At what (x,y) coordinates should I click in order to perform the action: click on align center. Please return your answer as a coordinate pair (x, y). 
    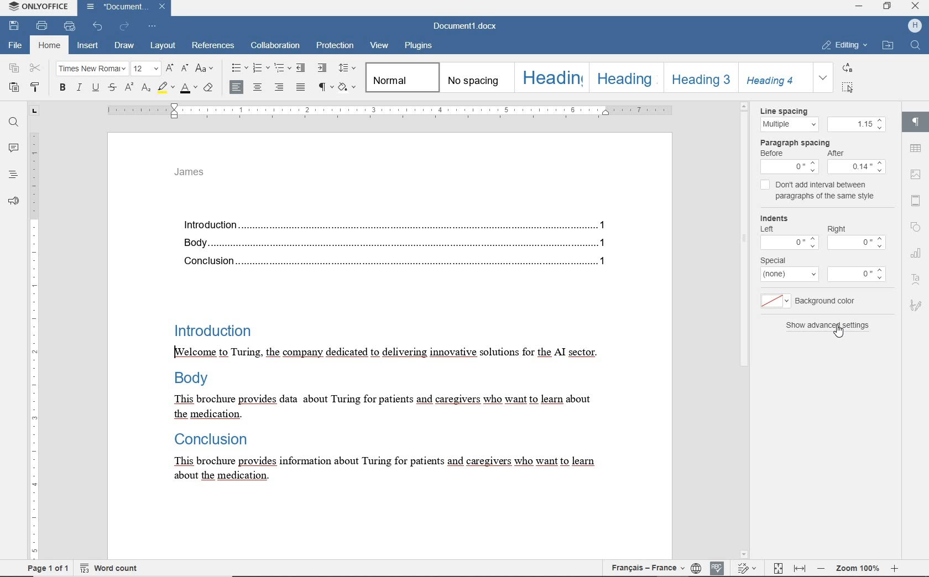
    Looking at the image, I should click on (235, 86).